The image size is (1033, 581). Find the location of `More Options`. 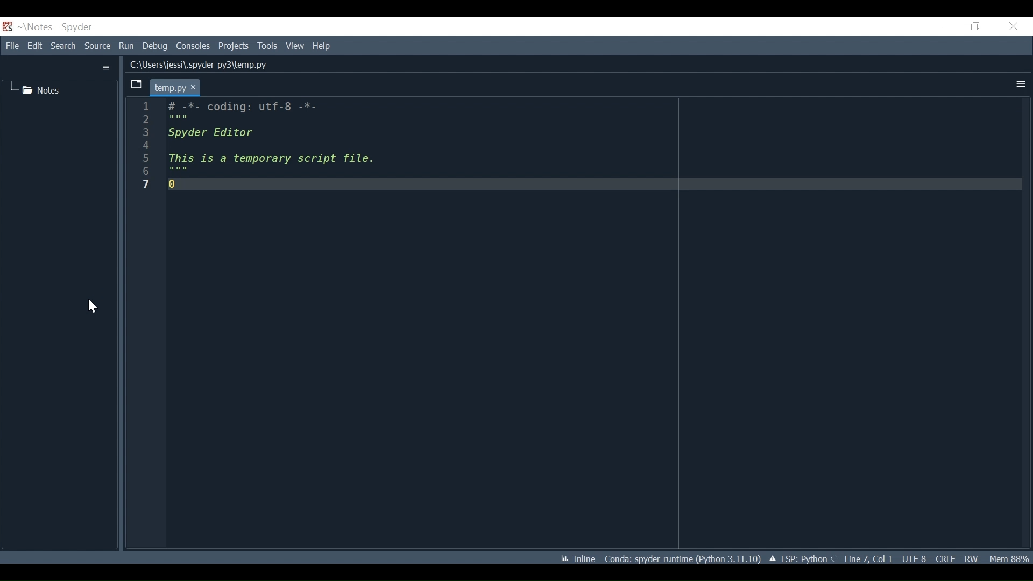

More Options is located at coordinates (105, 68).